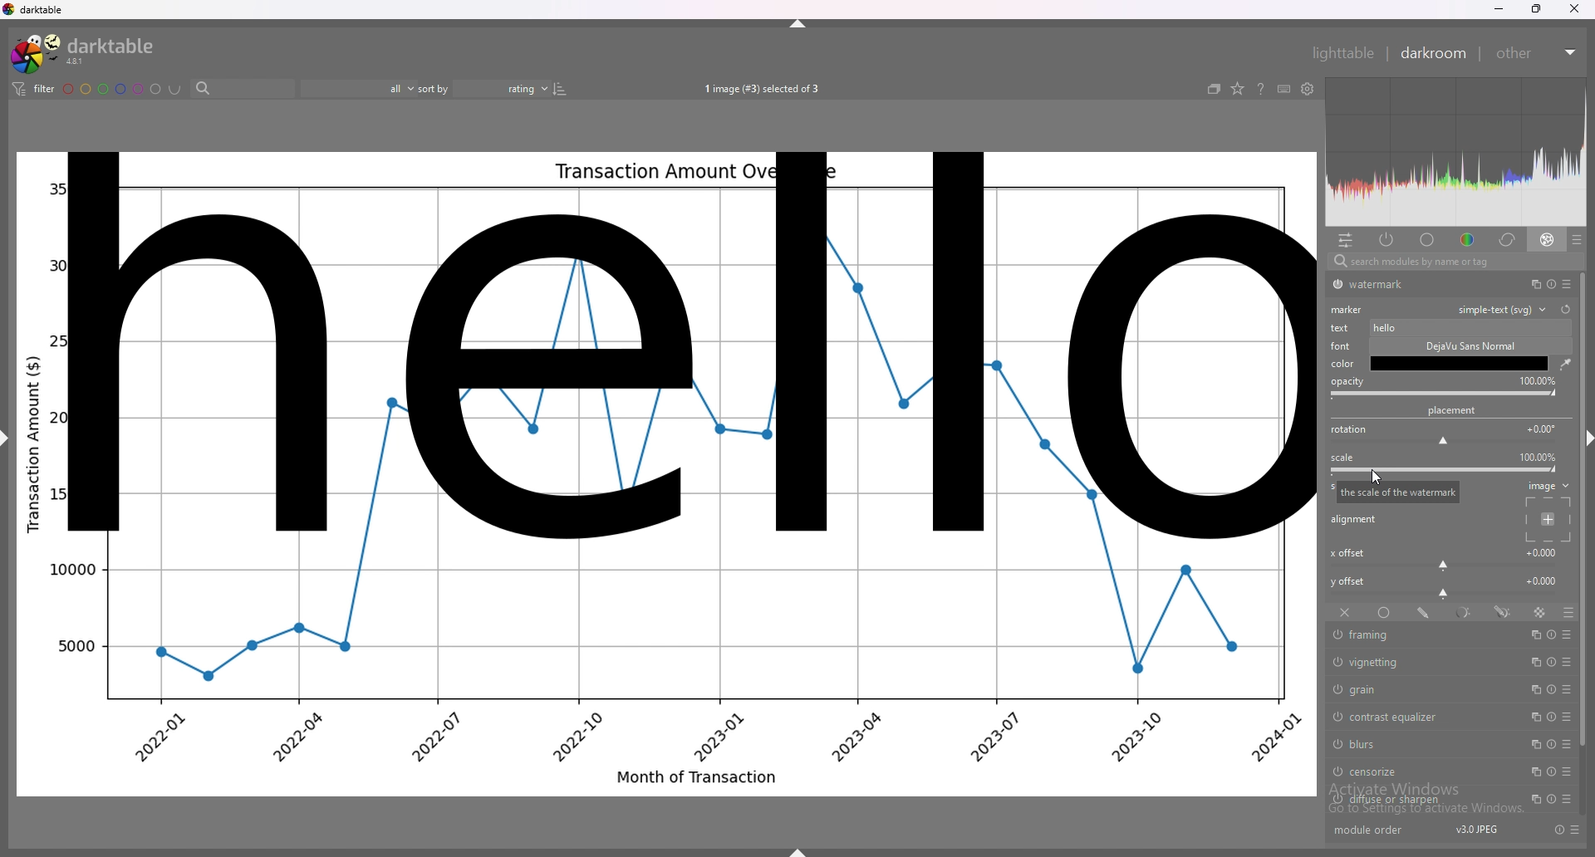 Image resolution: width=1595 pixels, height=857 pixels. What do you see at coordinates (1414, 771) in the screenshot?
I see `censorize` at bounding box center [1414, 771].